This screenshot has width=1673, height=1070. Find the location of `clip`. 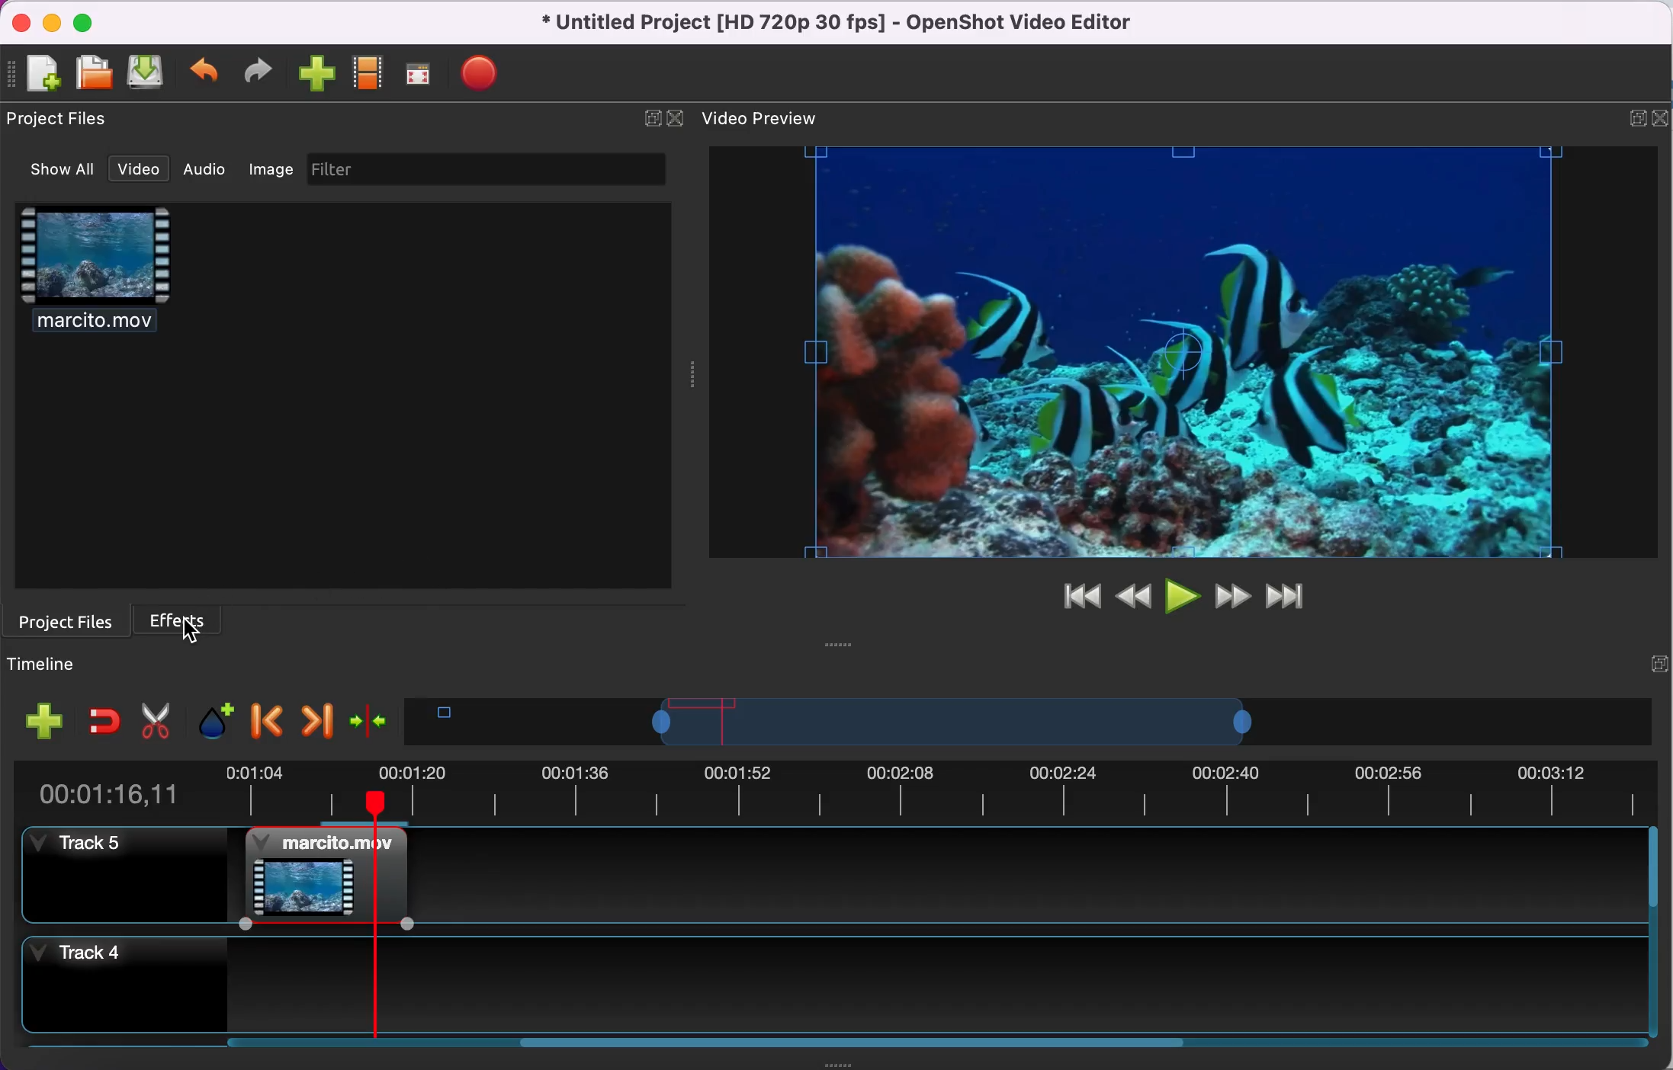

clip is located at coordinates (94, 276).